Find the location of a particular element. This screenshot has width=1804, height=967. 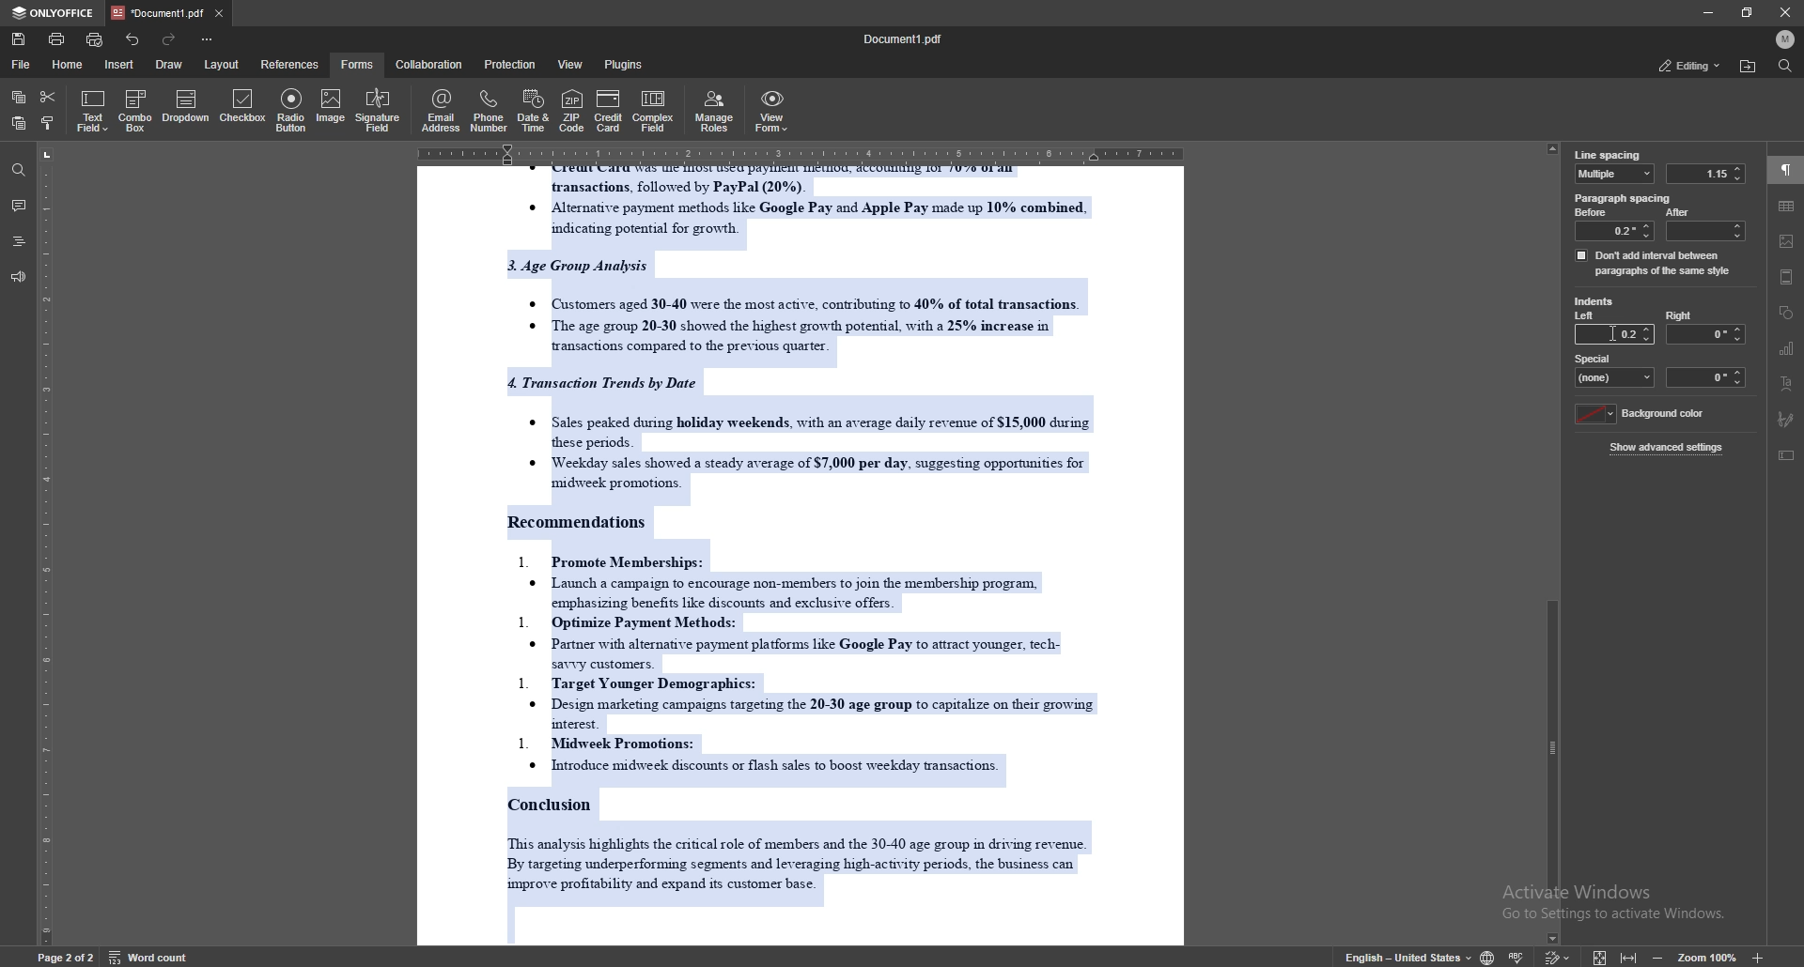

complex field is located at coordinates (656, 111).